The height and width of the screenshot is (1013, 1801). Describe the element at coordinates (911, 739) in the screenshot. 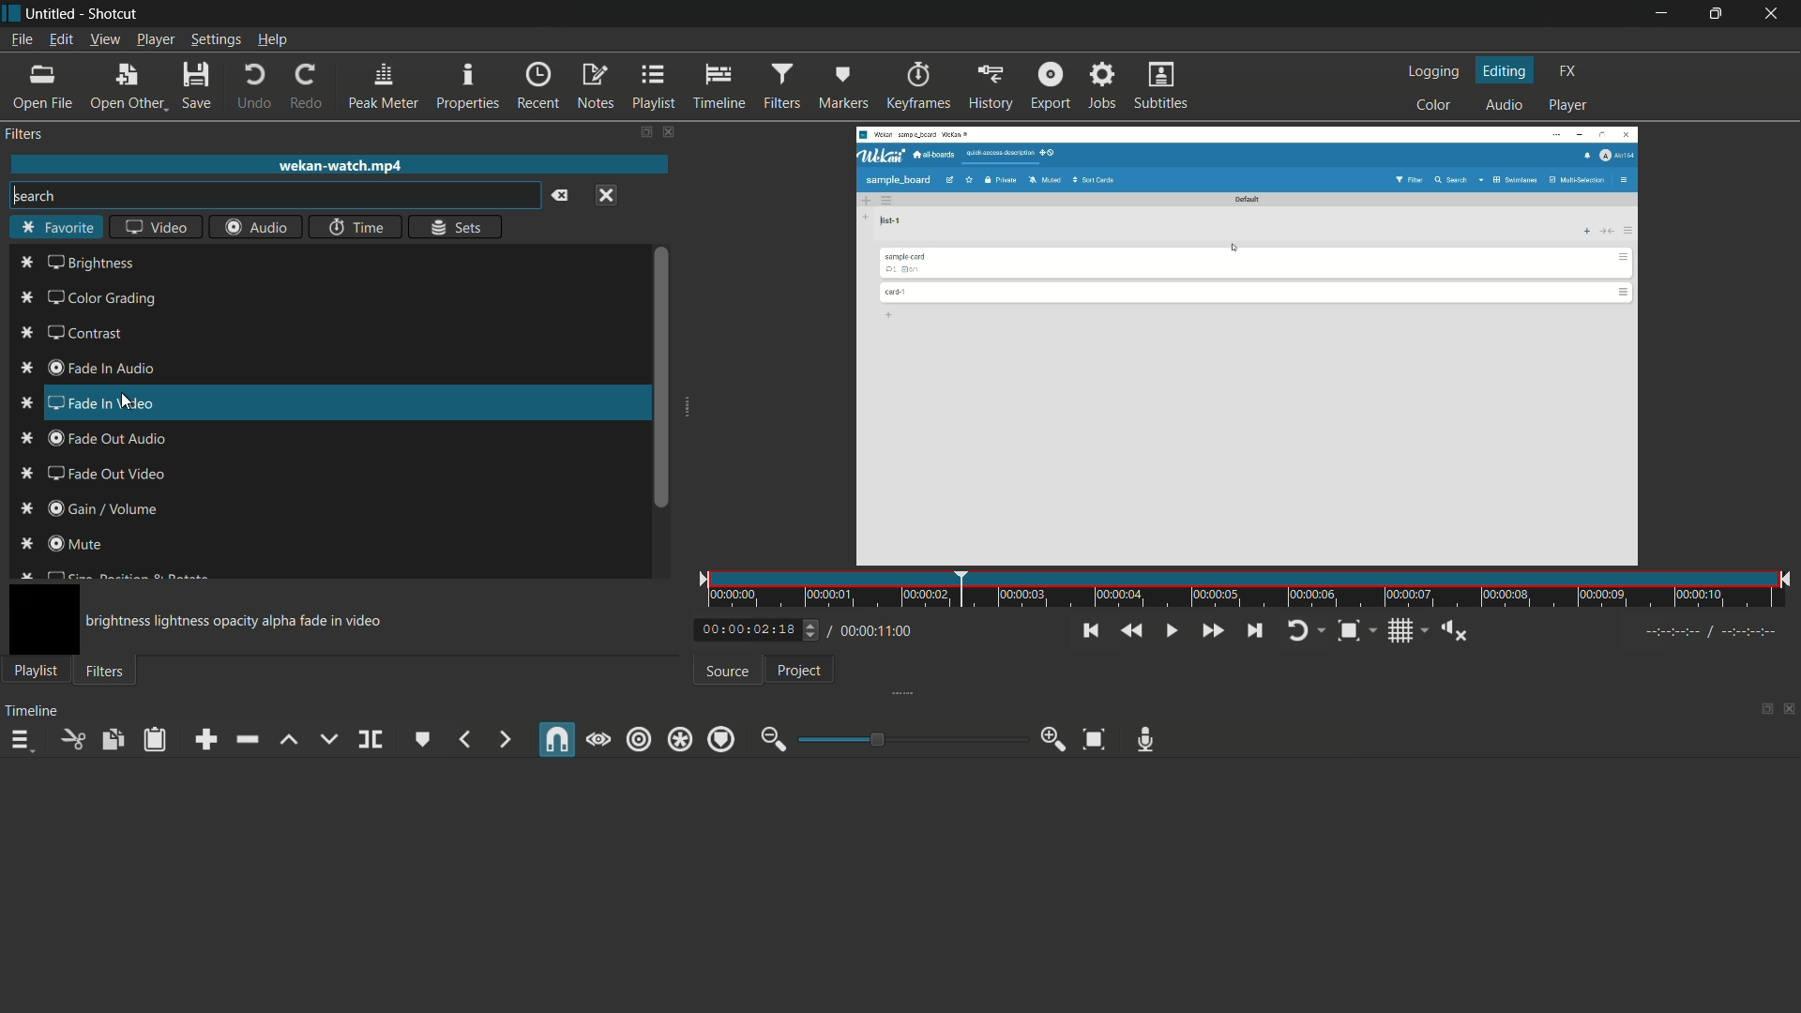

I see `adjustment bar` at that location.